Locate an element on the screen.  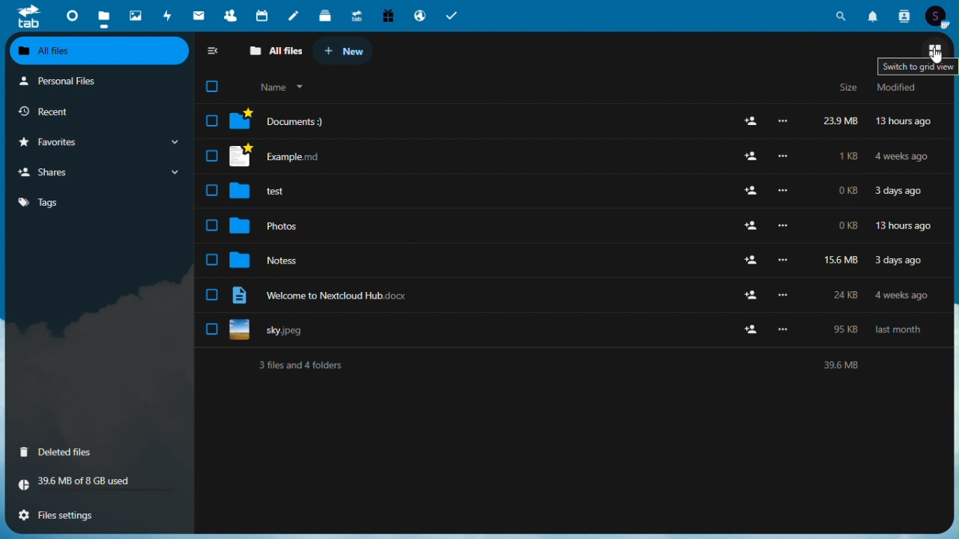
photos is located at coordinates (285, 228).